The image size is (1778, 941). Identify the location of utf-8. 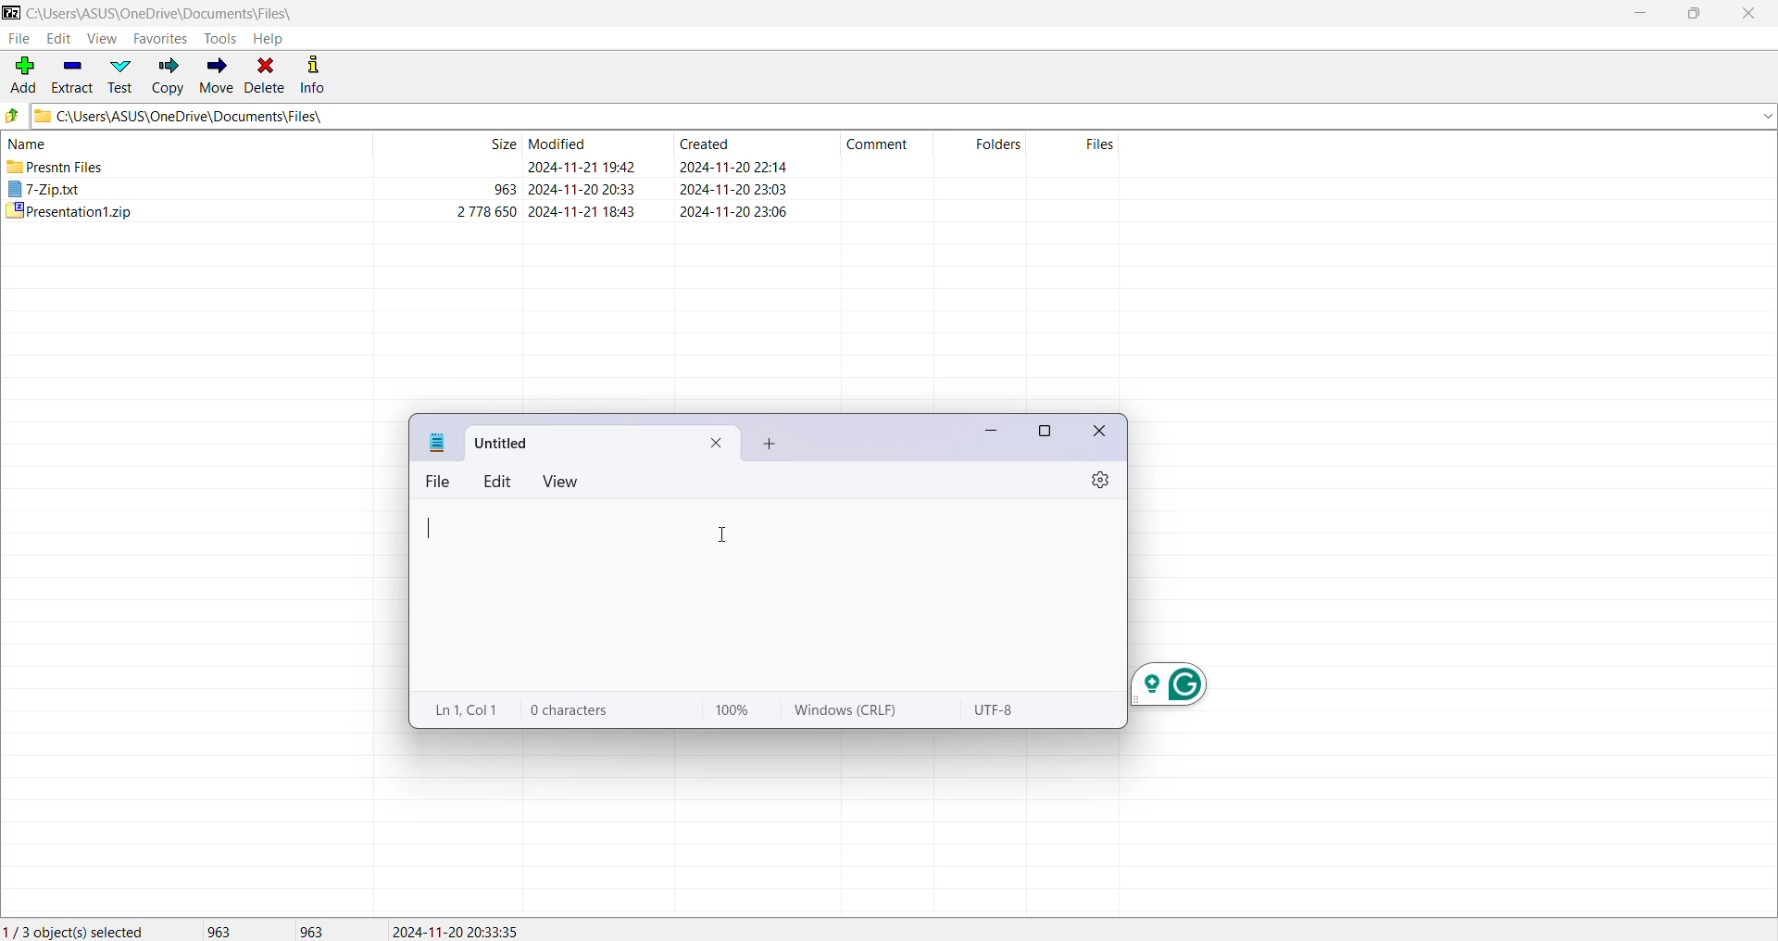
(995, 709).